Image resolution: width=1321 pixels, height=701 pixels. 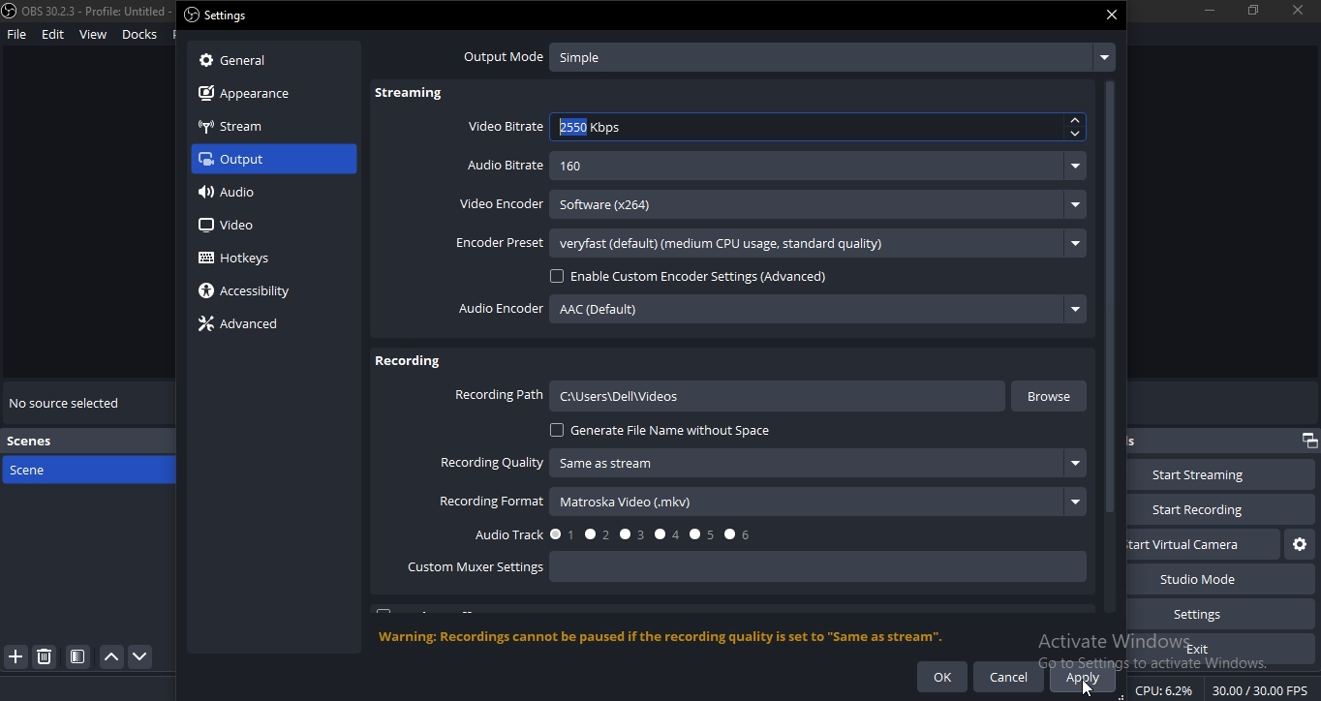 I want to click on cancel, so click(x=1008, y=677).